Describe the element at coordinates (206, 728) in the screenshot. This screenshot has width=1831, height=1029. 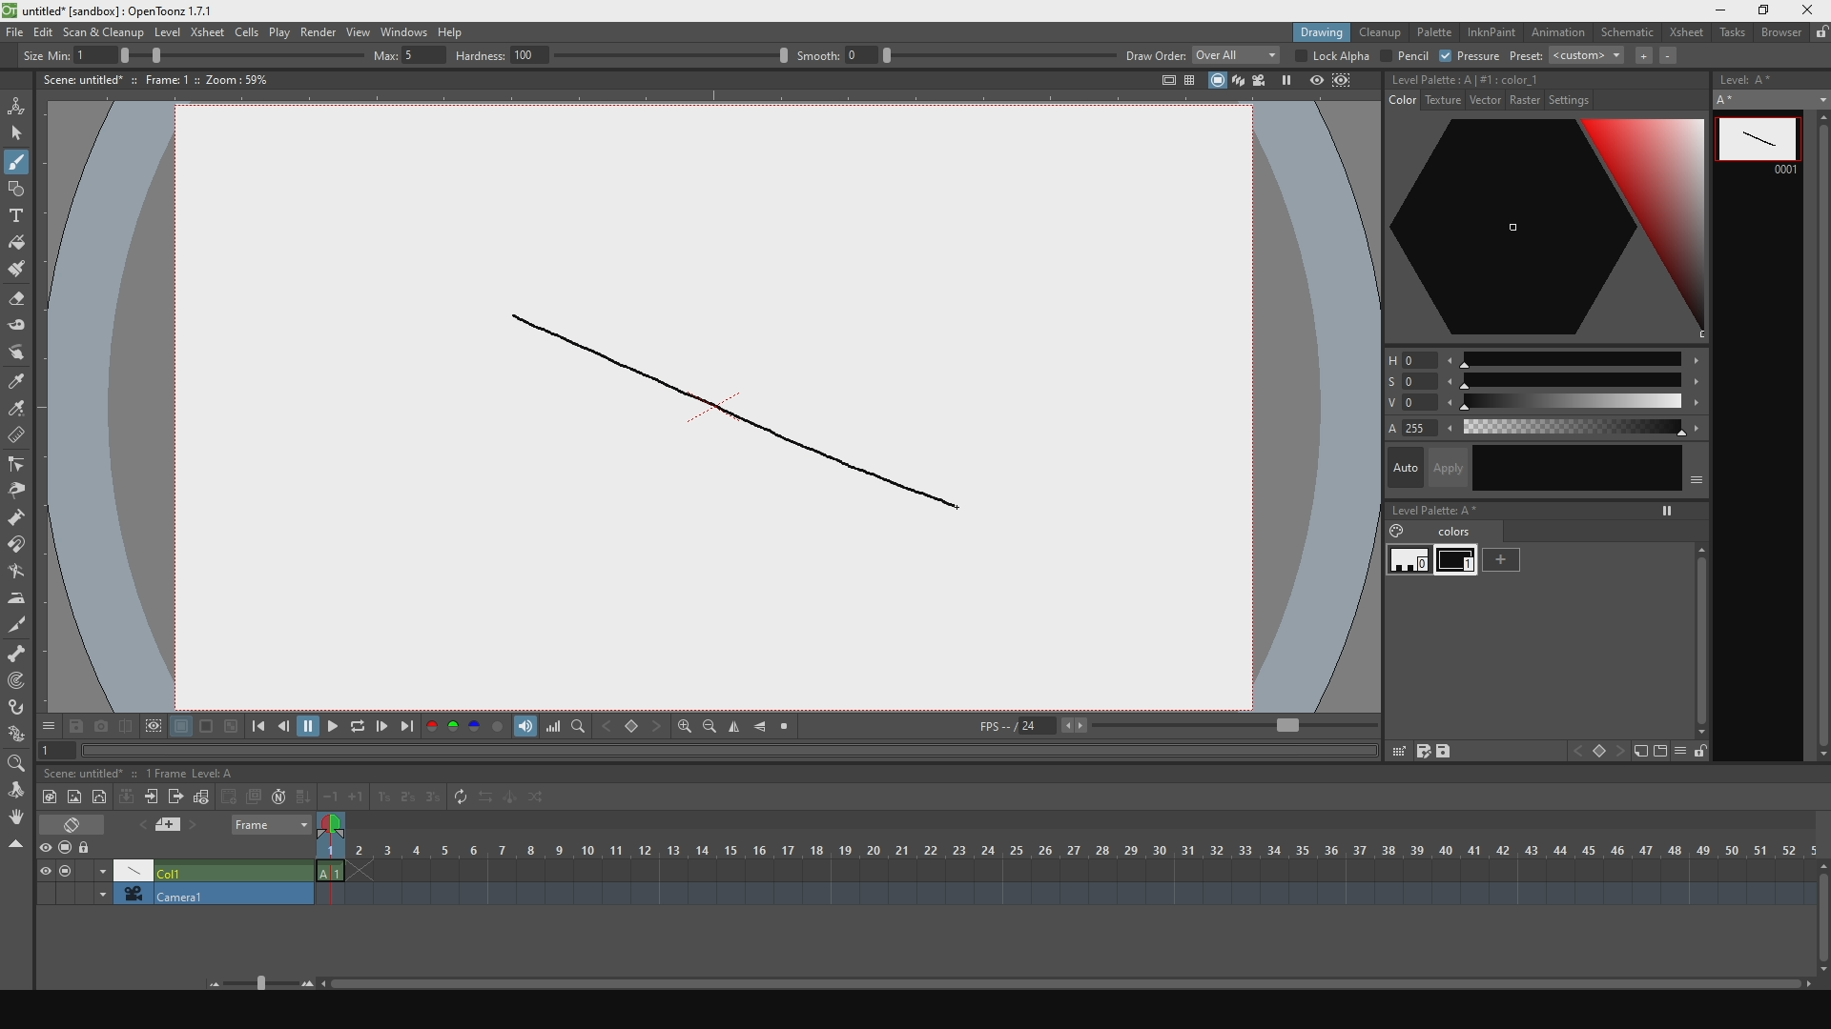
I see `black background` at that location.